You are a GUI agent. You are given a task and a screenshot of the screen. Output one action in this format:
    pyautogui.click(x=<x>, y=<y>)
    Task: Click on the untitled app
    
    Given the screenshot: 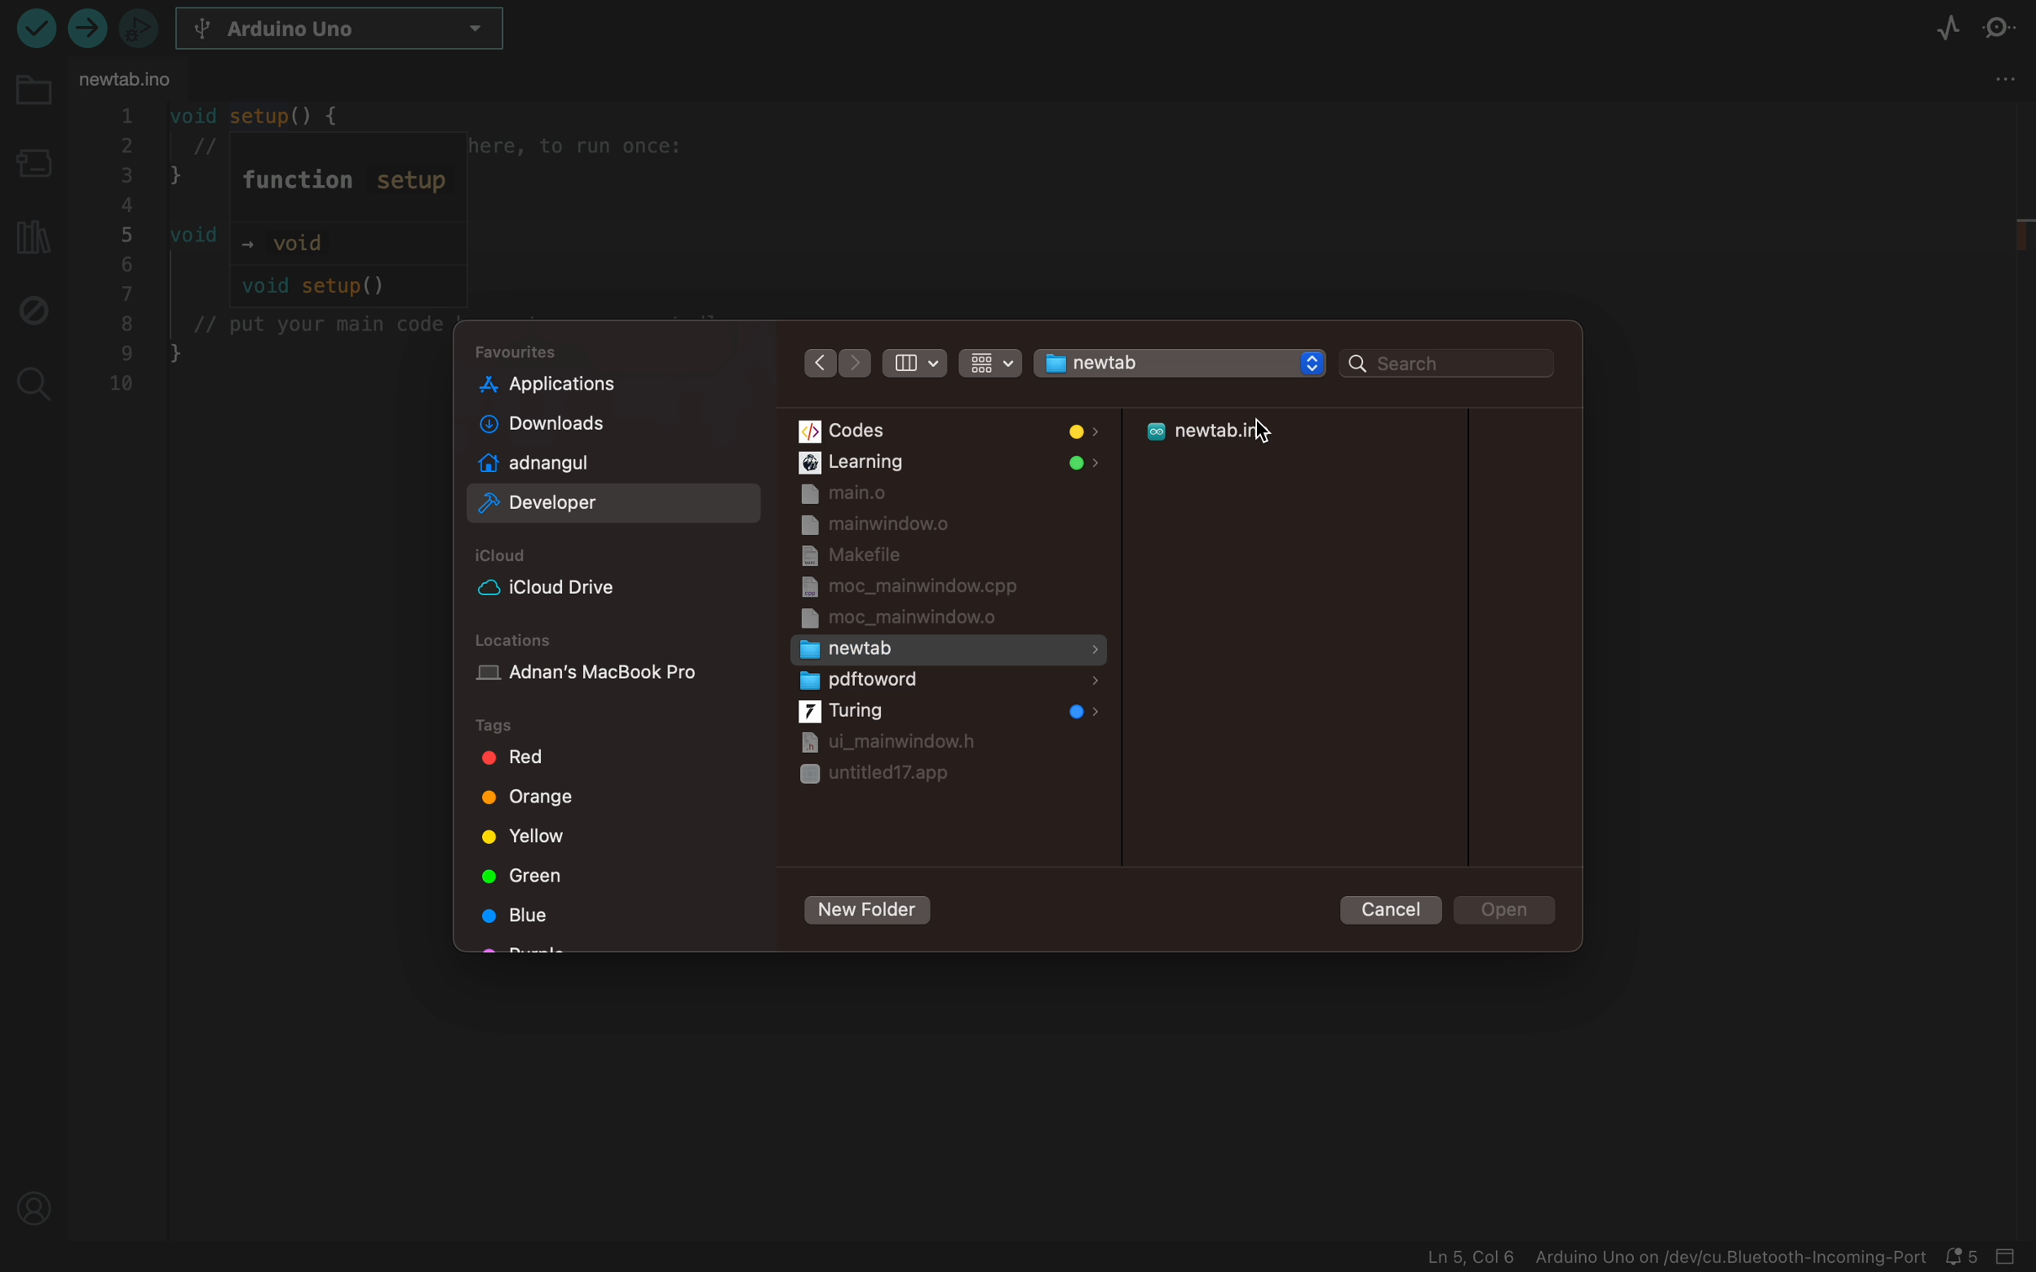 What is the action you would take?
    pyautogui.click(x=877, y=776)
    